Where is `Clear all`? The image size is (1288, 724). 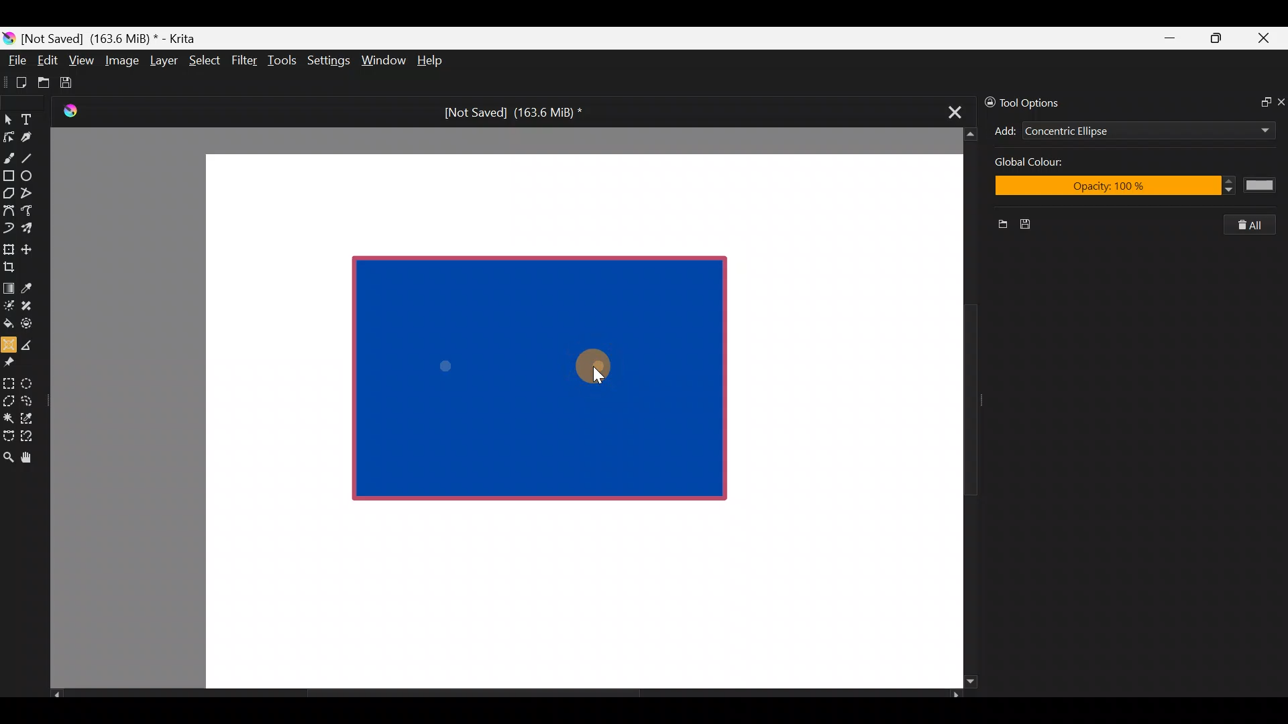 Clear all is located at coordinates (1256, 225).